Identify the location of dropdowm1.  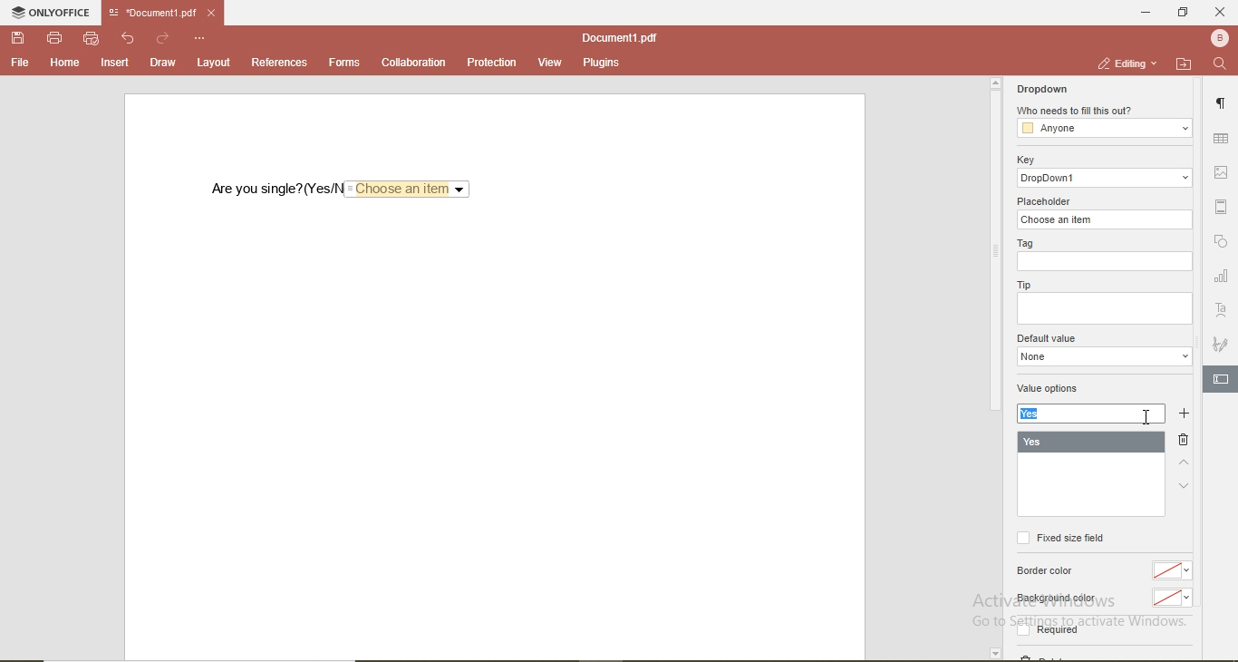
(1103, 178).